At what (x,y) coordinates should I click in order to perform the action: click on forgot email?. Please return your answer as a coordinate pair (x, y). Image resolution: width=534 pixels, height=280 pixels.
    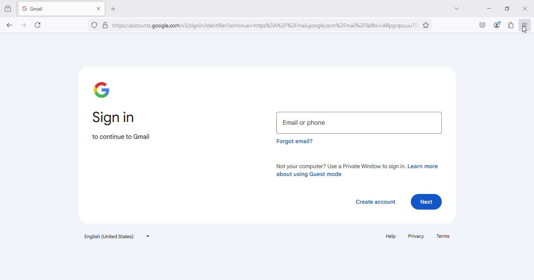
    Looking at the image, I should click on (295, 141).